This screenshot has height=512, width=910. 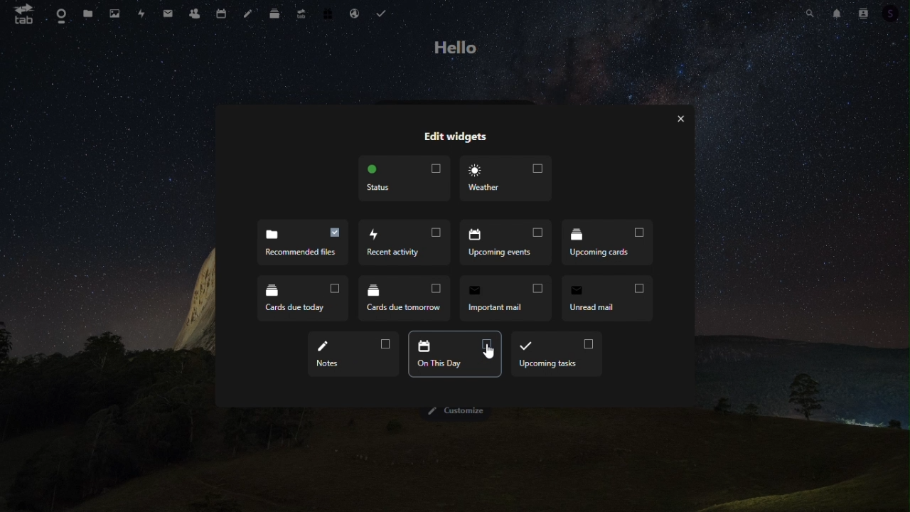 I want to click on weather, so click(x=508, y=178).